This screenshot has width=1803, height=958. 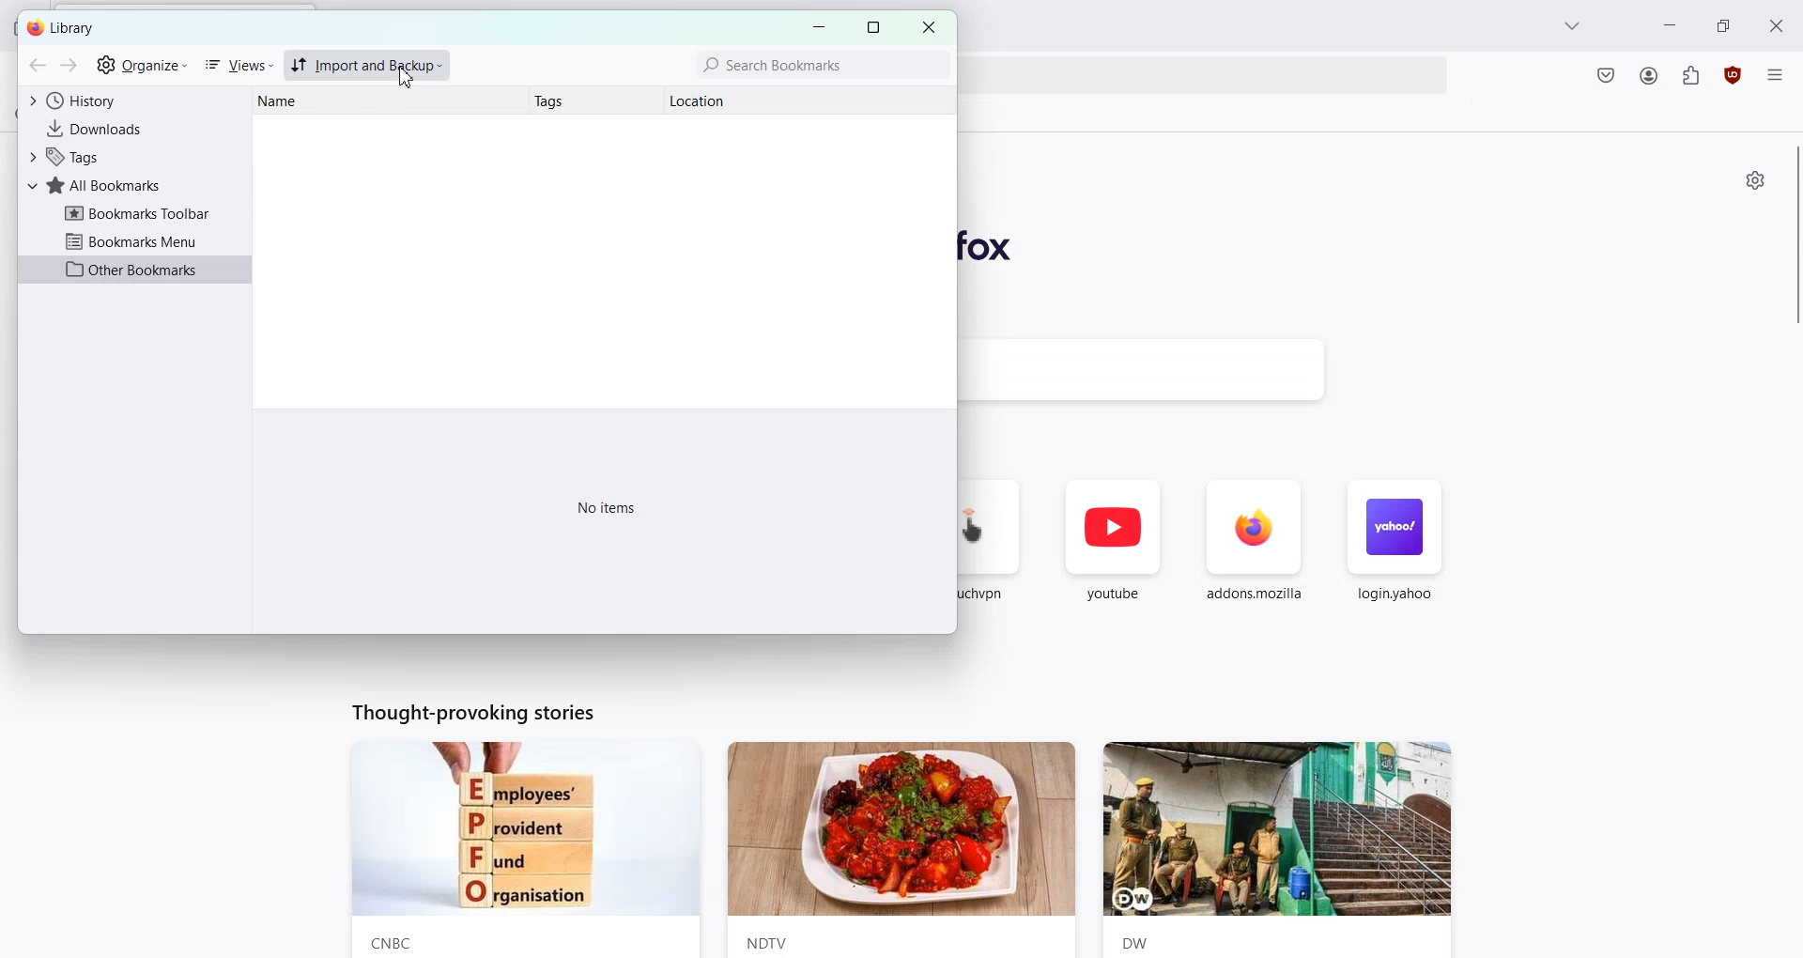 What do you see at coordinates (131, 130) in the screenshot?
I see `Downloads` at bounding box center [131, 130].